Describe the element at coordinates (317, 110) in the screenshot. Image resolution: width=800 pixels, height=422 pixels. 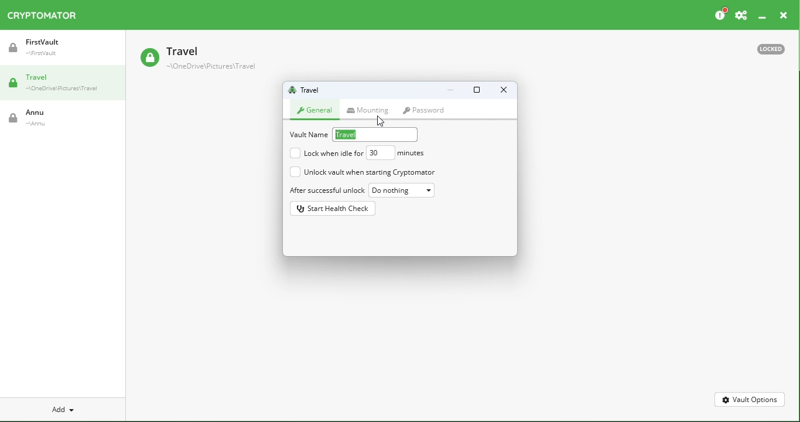
I see `General` at that location.